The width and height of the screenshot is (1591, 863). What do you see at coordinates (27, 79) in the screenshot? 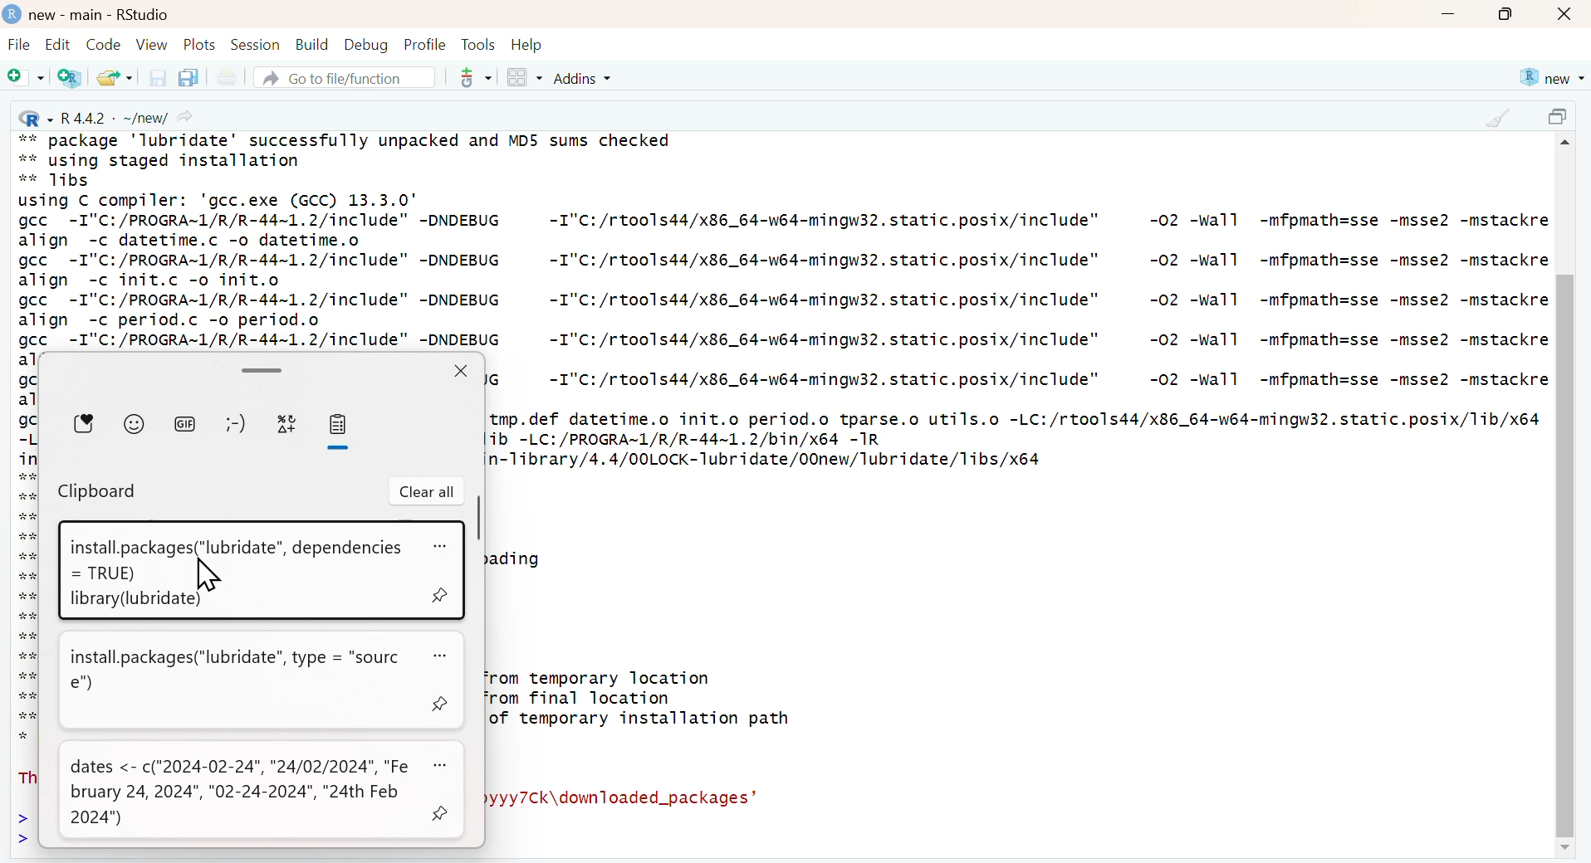
I see `New file` at bounding box center [27, 79].